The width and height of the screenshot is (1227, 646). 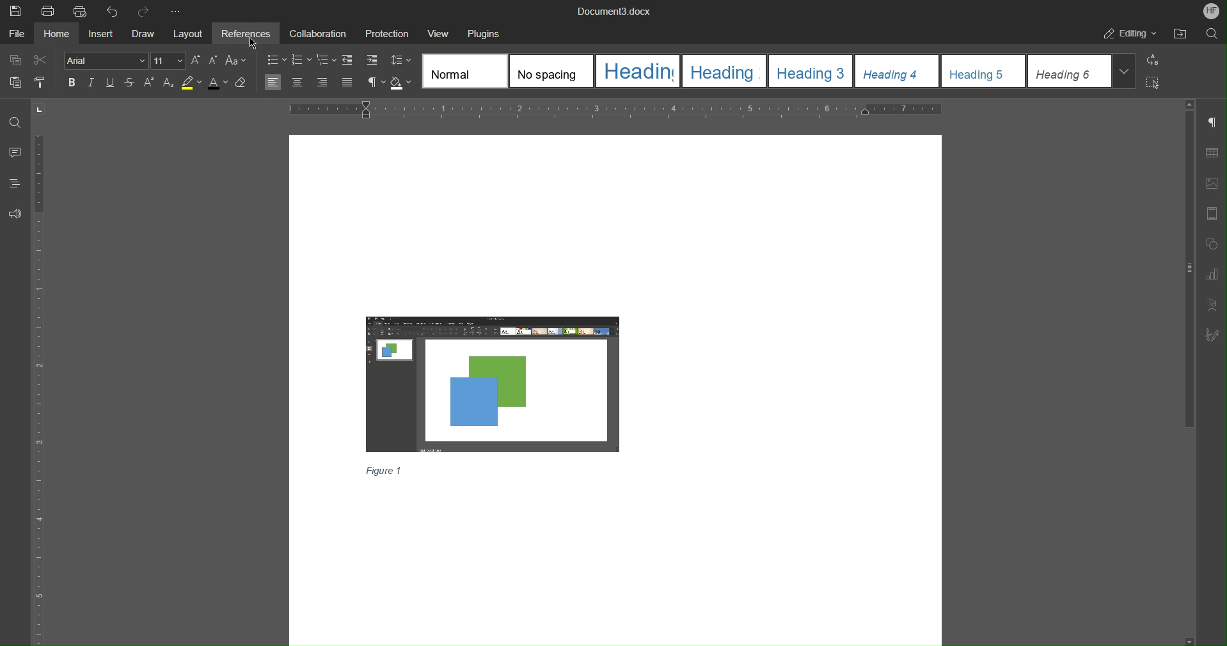 What do you see at coordinates (59, 34) in the screenshot?
I see `Home` at bounding box center [59, 34].